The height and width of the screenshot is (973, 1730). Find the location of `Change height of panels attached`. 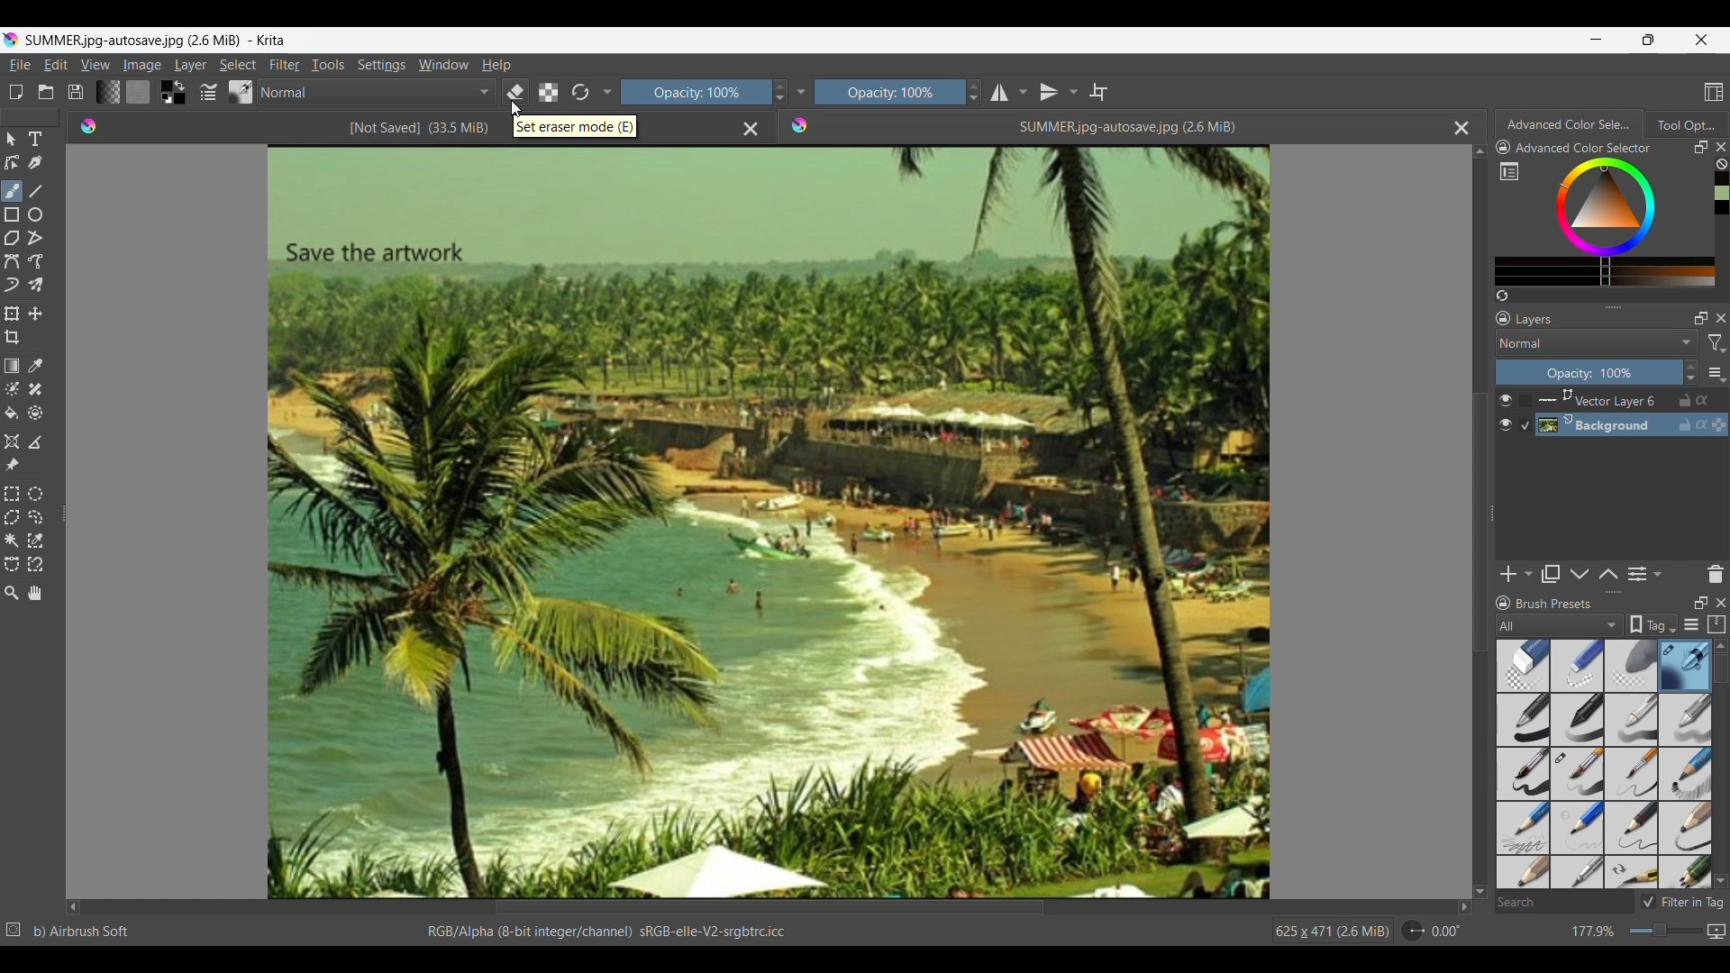

Change height of panels attached is located at coordinates (1606, 592).